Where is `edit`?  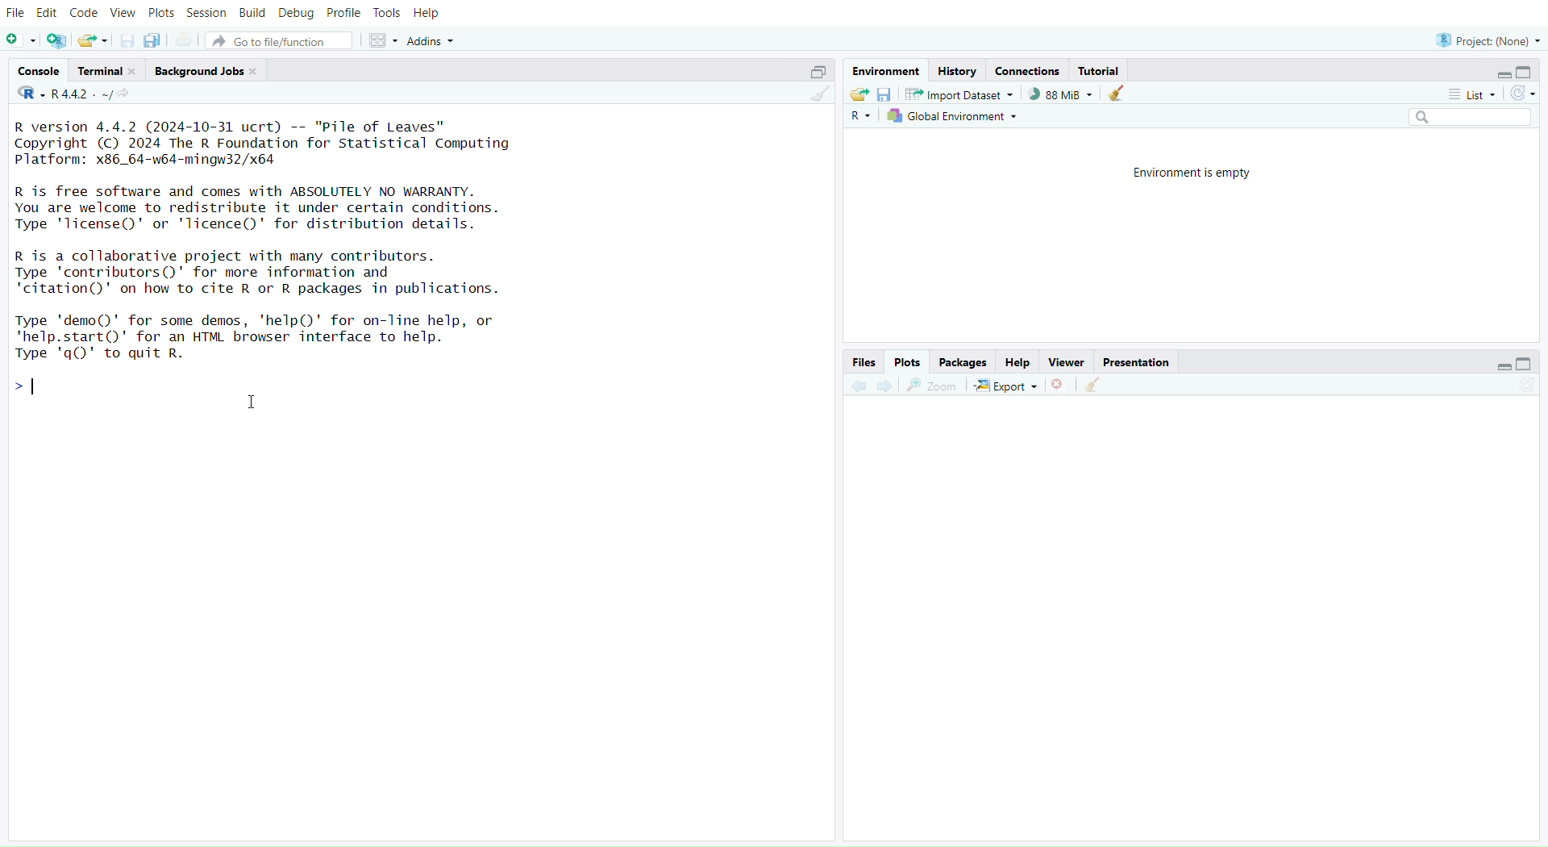
edit is located at coordinates (47, 14).